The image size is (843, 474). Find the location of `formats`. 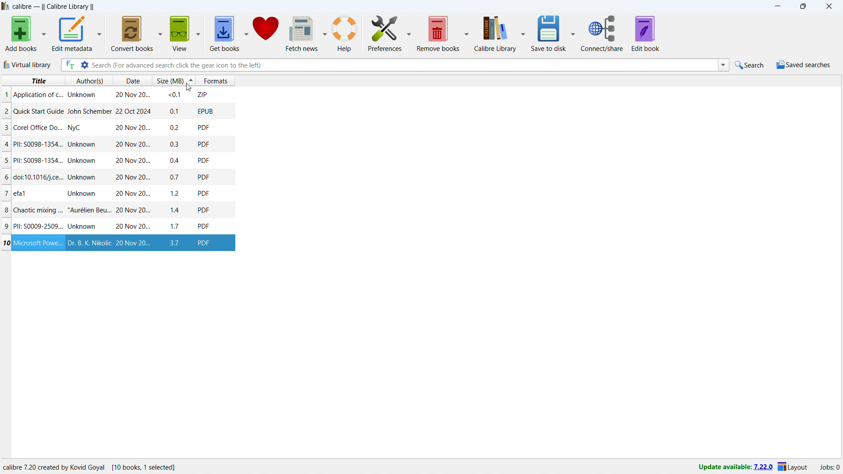

formats is located at coordinates (171, 80).